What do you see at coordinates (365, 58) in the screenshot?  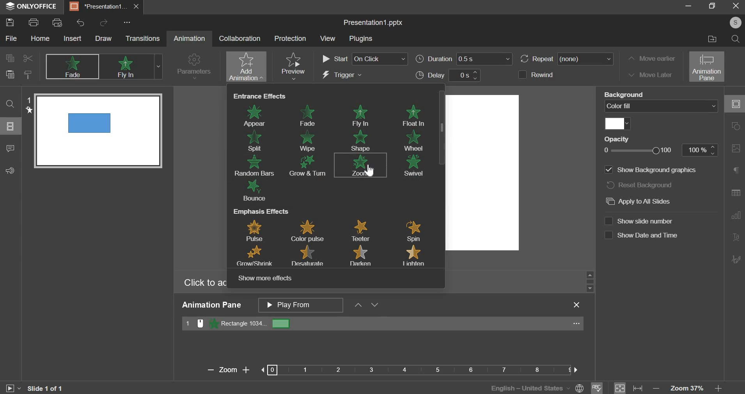 I see `start` at bounding box center [365, 58].